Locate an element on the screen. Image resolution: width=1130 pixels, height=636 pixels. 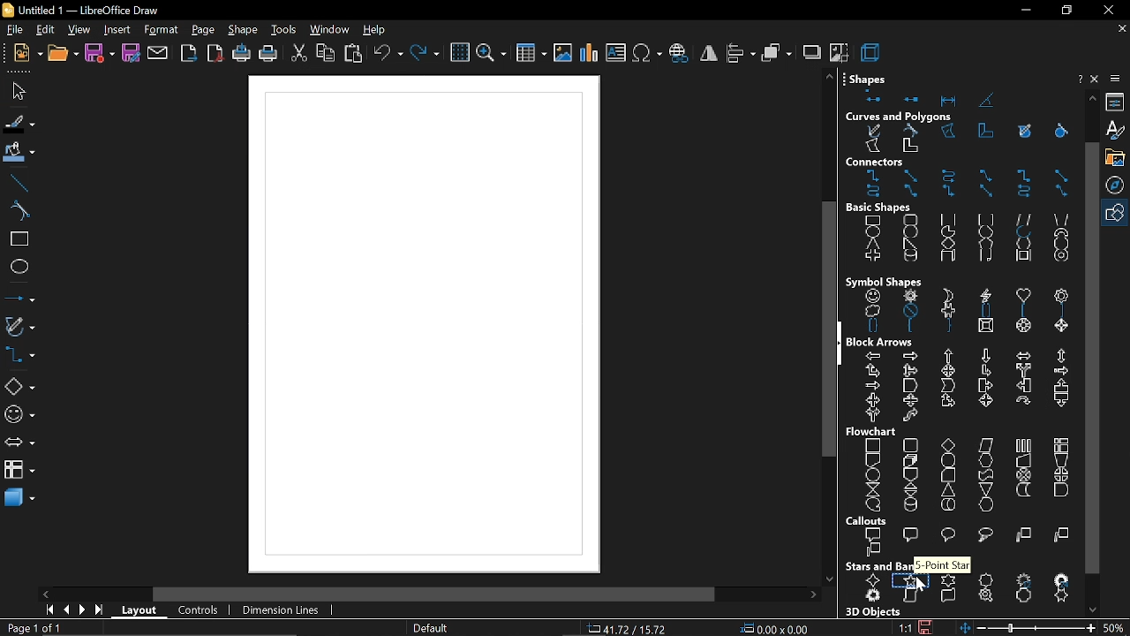
move down  is located at coordinates (830, 579).